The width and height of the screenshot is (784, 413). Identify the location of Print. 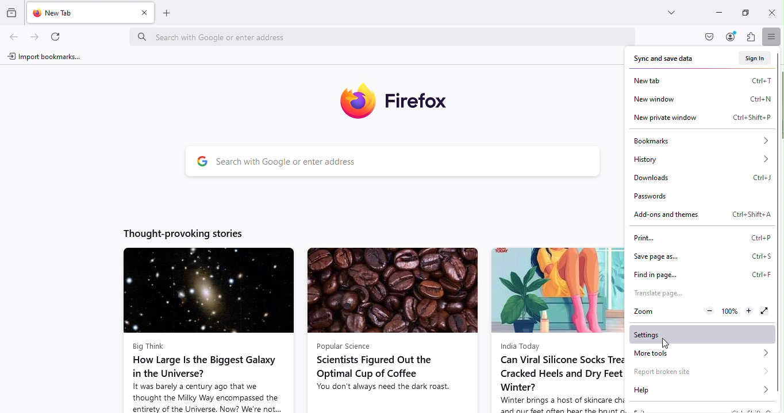
(702, 237).